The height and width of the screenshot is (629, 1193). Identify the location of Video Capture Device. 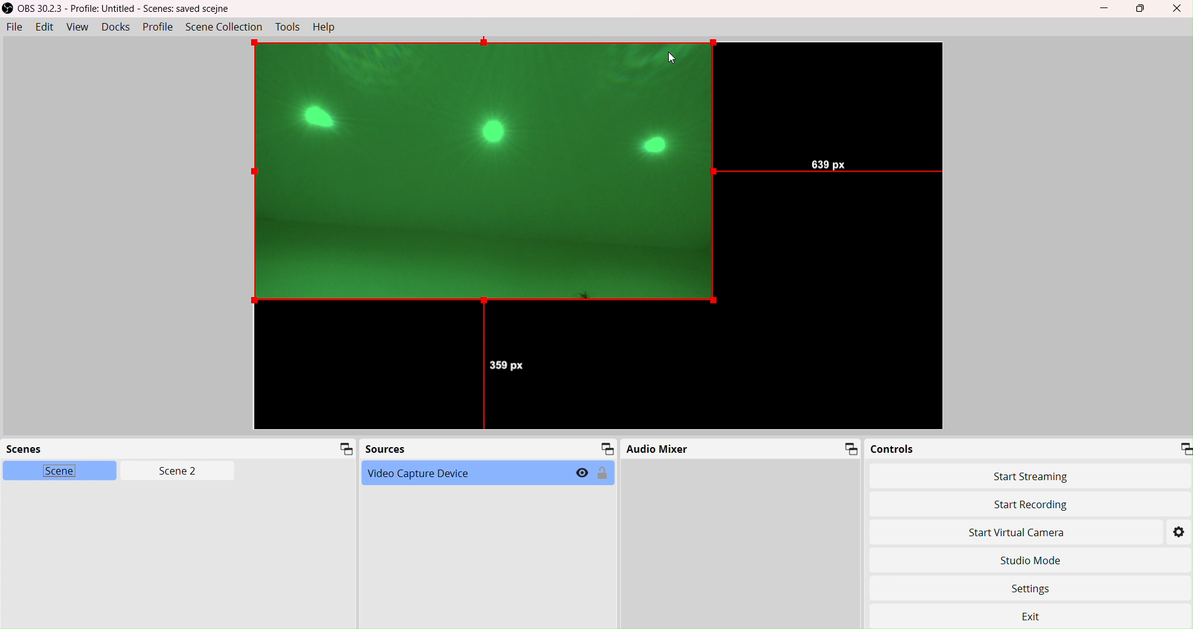
(487, 473).